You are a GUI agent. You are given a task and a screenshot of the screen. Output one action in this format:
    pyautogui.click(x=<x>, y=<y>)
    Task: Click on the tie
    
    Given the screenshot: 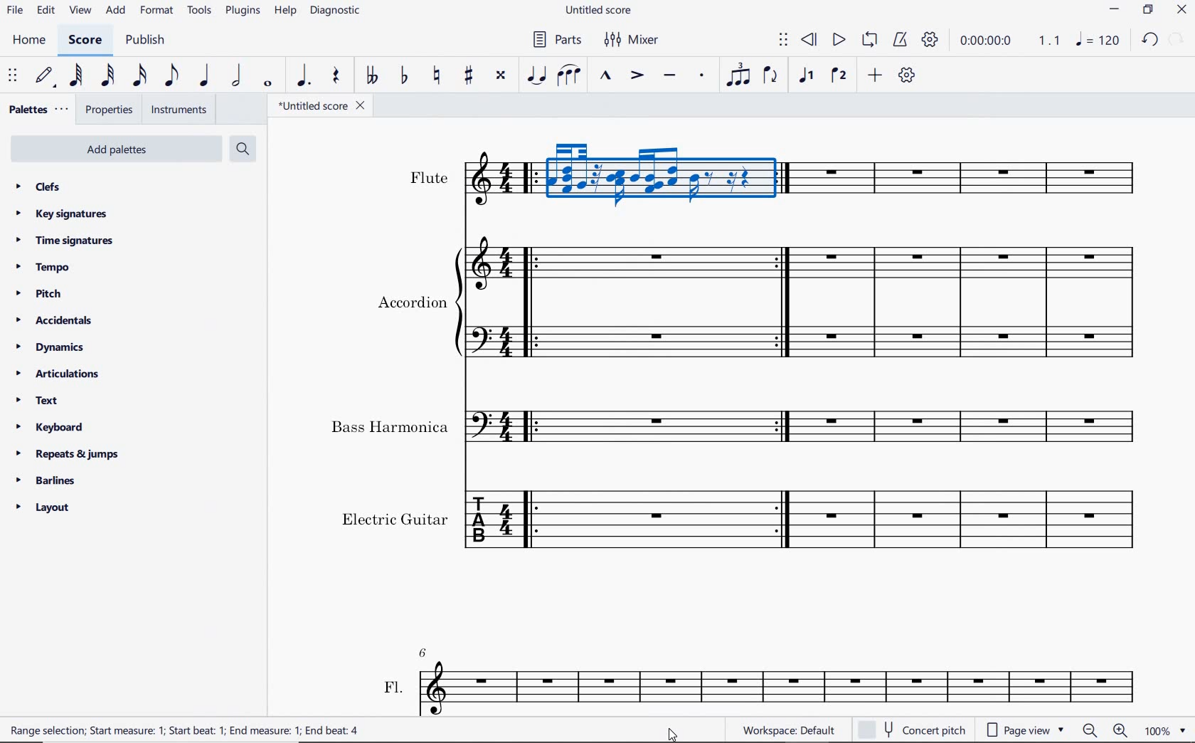 What is the action you would take?
    pyautogui.click(x=537, y=75)
    